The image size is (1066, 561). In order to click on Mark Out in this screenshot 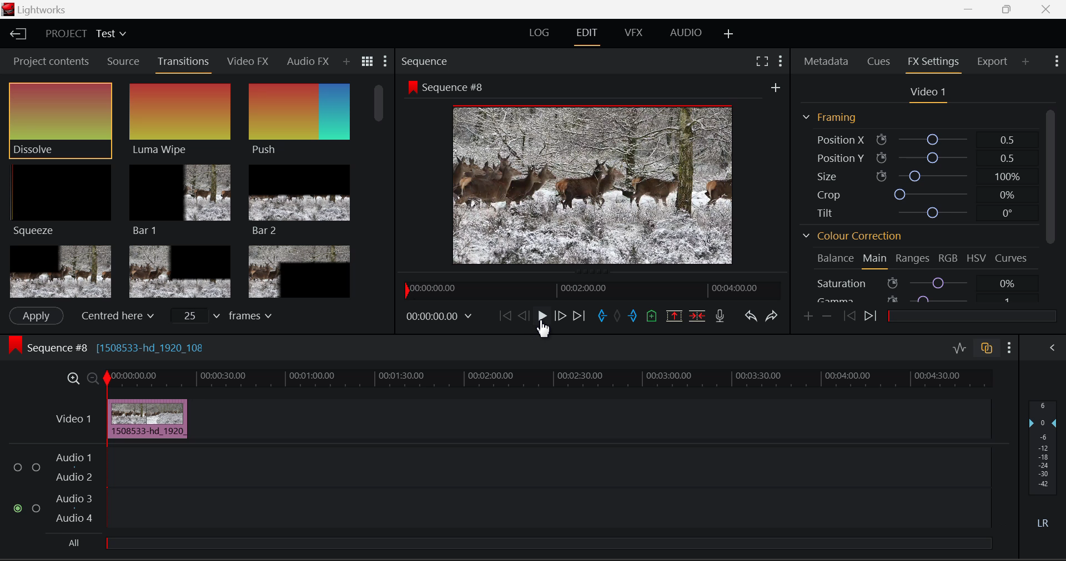, I will do `click(633, 318)`.